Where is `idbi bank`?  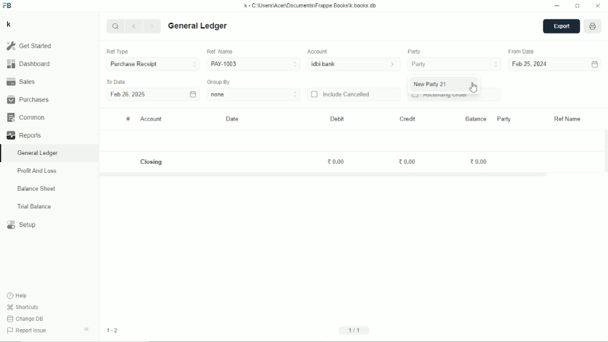 idbi bank is located at coordinates (355, 65).